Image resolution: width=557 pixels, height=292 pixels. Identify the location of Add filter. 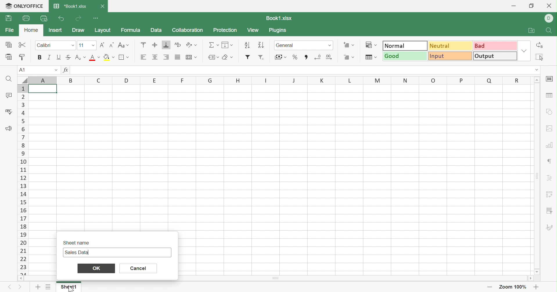
(248, 57).